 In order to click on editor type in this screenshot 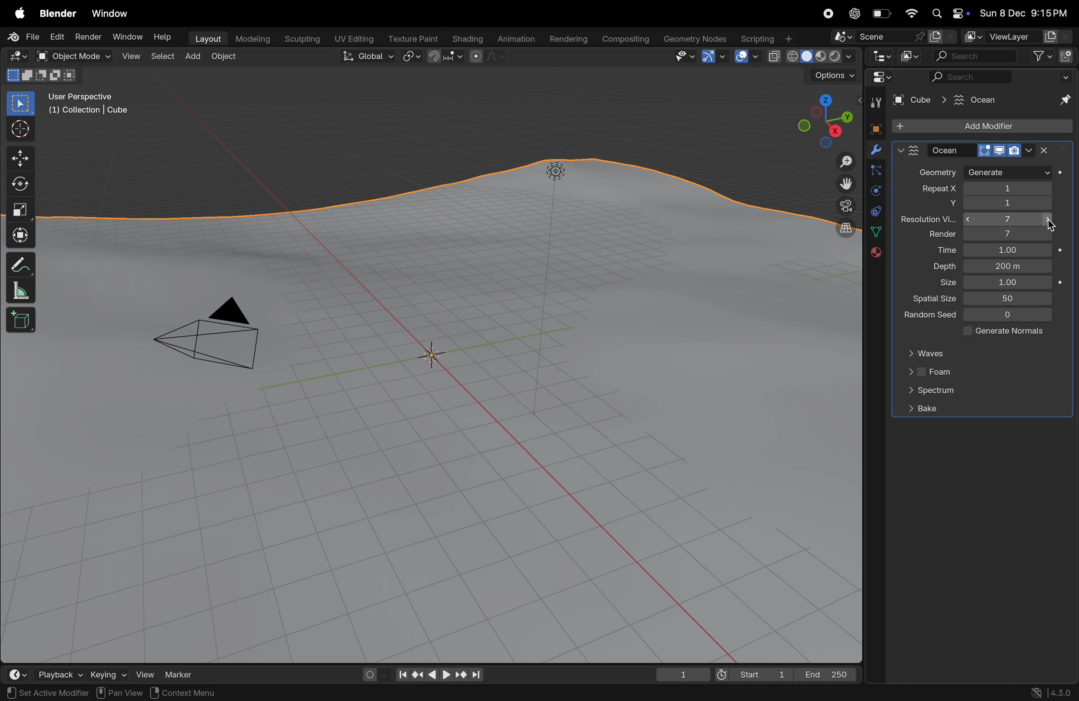, I will do `click(879, 56)`.